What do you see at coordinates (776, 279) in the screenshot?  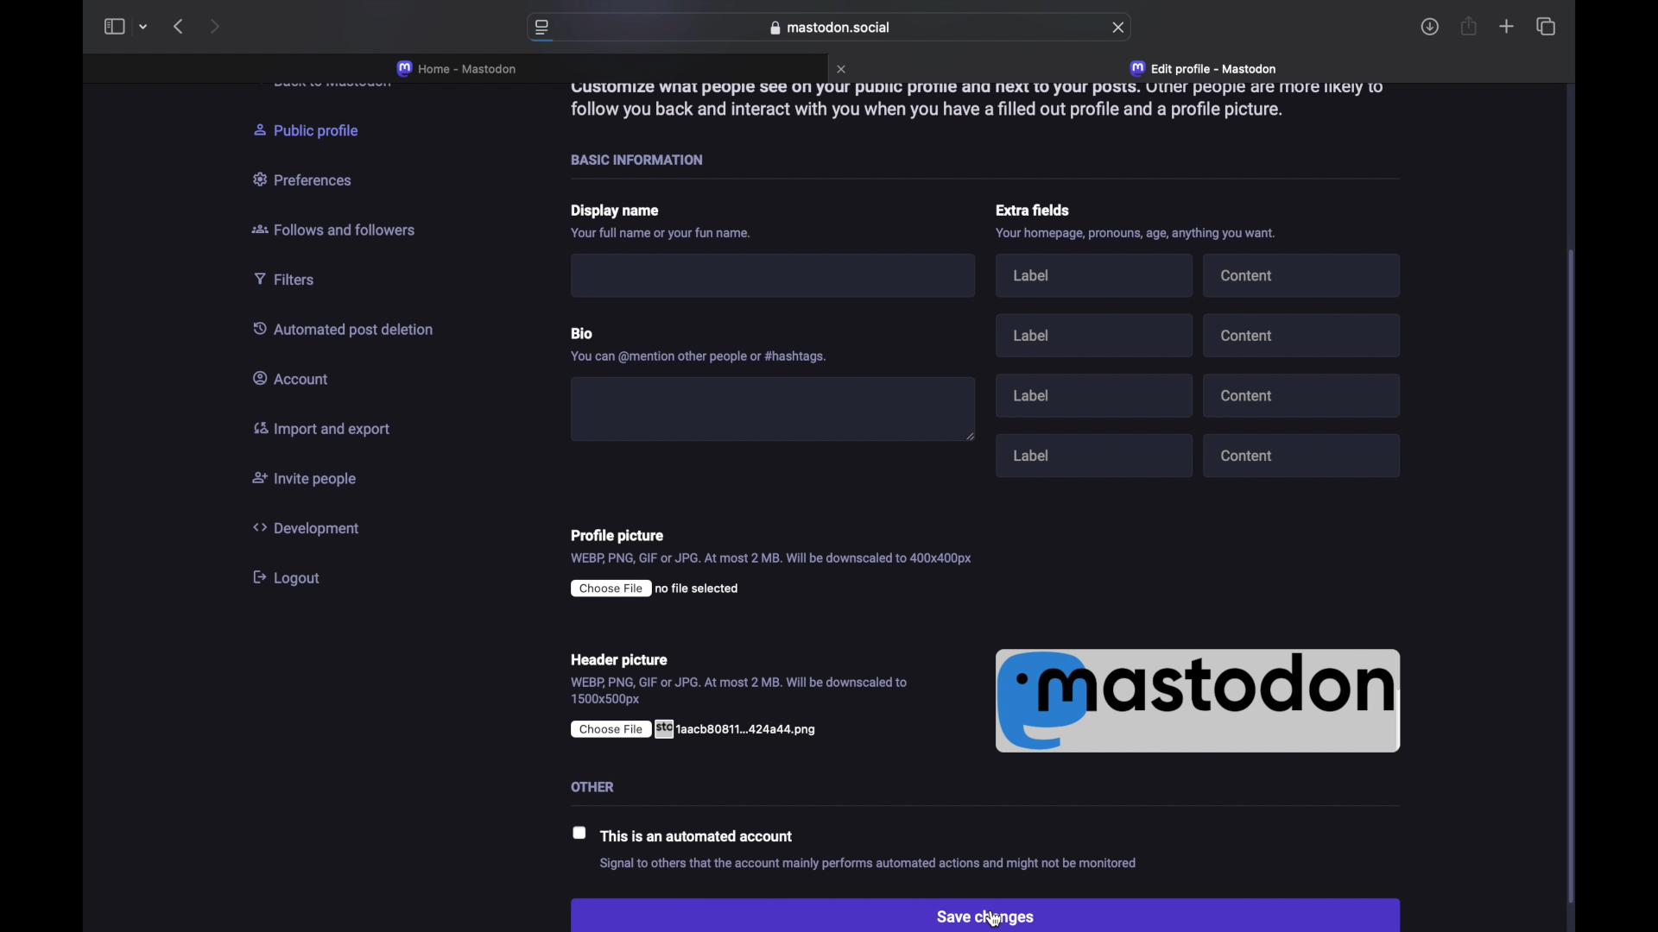 I see `blank box` at bounding box center [776, 279].